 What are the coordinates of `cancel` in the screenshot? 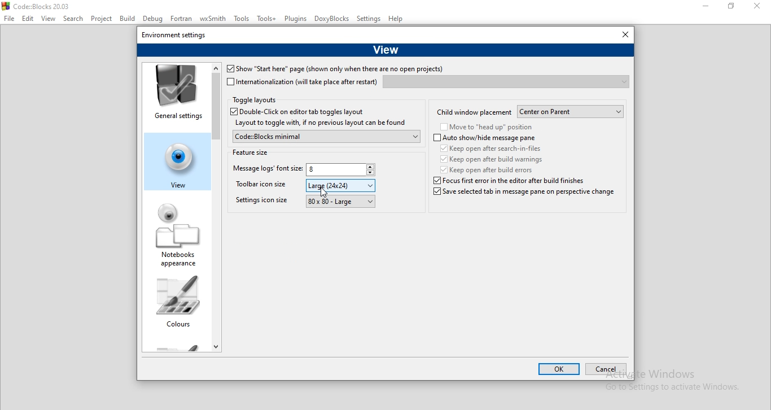 It's located at (605, 370).